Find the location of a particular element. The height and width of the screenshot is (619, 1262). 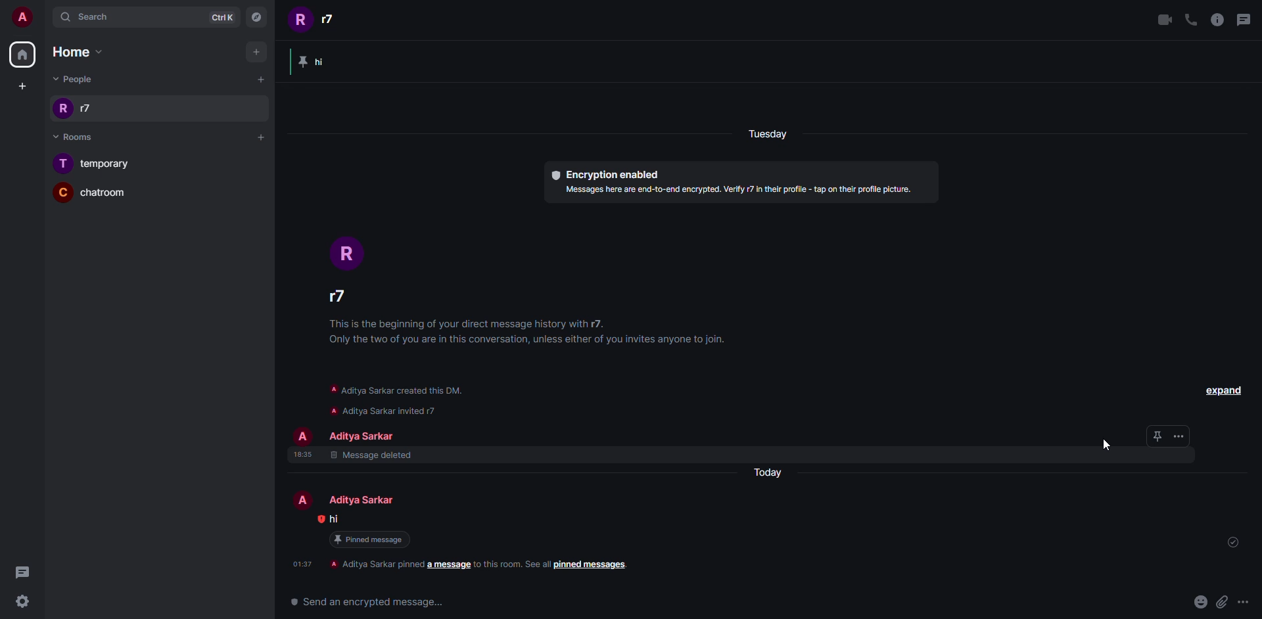

encryption enabled is located at coordinates (610, 173).